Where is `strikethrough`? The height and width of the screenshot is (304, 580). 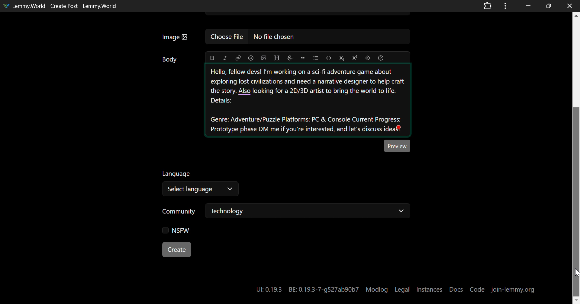
strikethrough is located at coordinates (289, 58).